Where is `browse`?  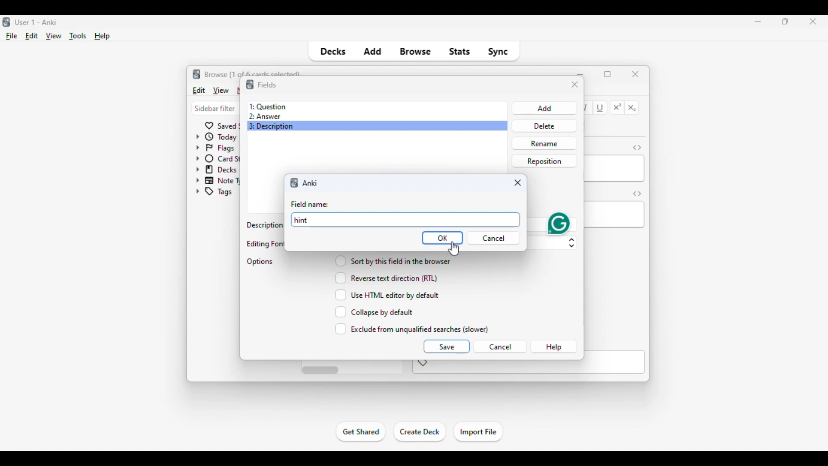 browse is located at coordinates (416, 52).